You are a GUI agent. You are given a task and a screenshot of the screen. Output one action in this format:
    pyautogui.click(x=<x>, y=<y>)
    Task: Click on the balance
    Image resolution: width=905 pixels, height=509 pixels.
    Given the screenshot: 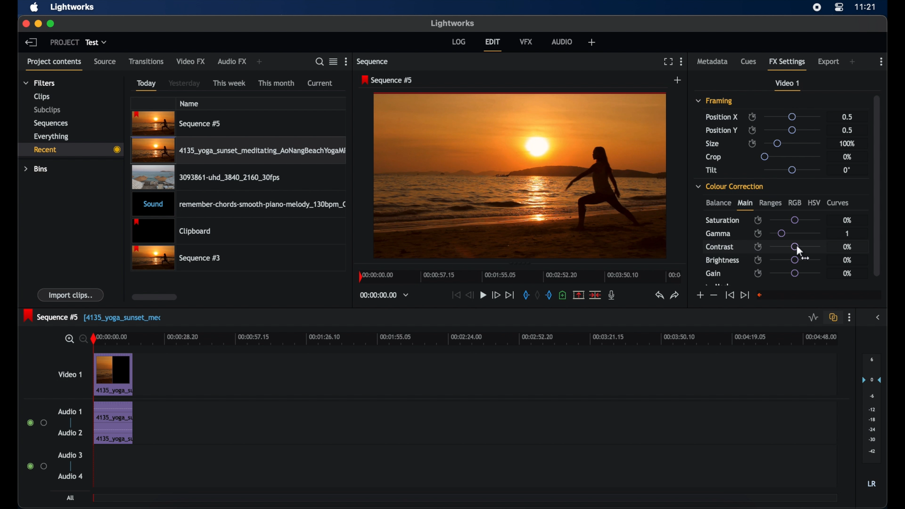 What is the action you would take?
    pyautogui.click(x=718, y=203)
    